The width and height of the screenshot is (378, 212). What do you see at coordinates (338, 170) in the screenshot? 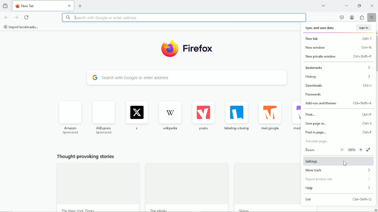
I see `More tools` at bounding box center [338, 170].